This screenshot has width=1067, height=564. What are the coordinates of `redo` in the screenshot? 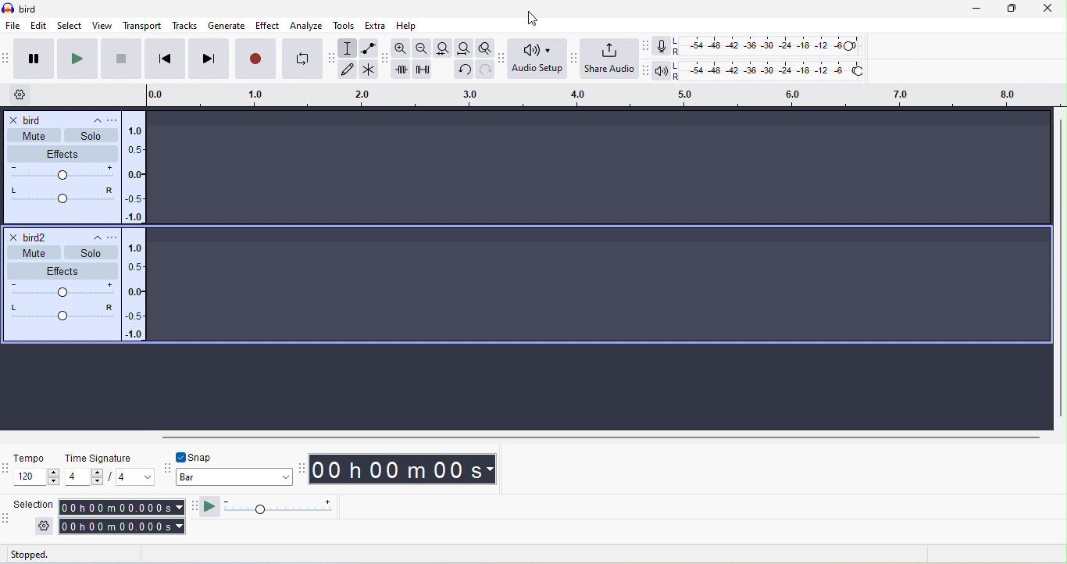 It's located at (487, 71).